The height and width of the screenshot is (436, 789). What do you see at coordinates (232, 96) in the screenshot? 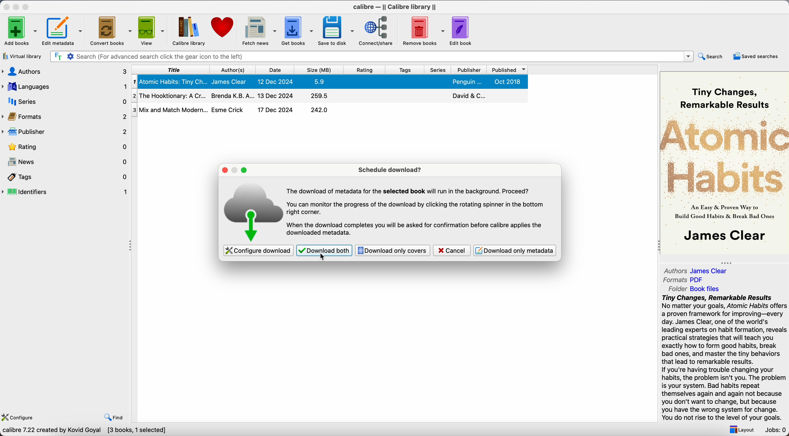
I see `Brenda K.B.A...` at bounding box center [232, 96].